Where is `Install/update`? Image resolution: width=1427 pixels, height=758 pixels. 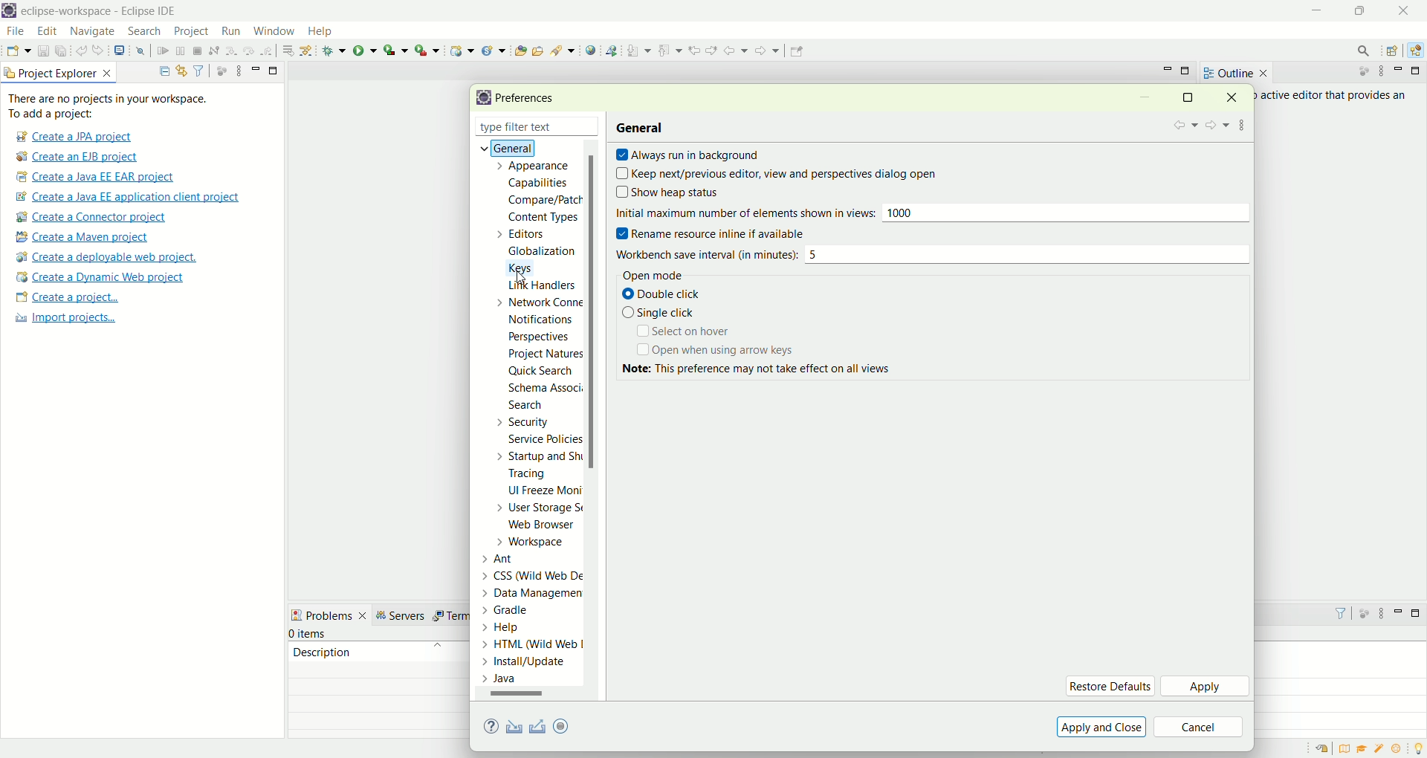 Install/update is located at coordinates (526, 664).